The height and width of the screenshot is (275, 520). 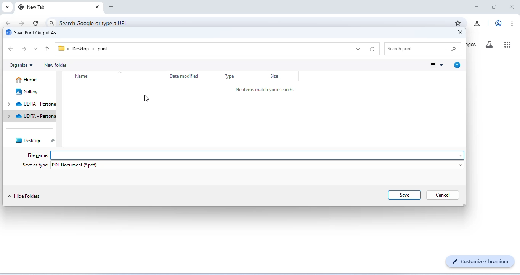 I want to click on save print output as, so click(x=34, y=33).